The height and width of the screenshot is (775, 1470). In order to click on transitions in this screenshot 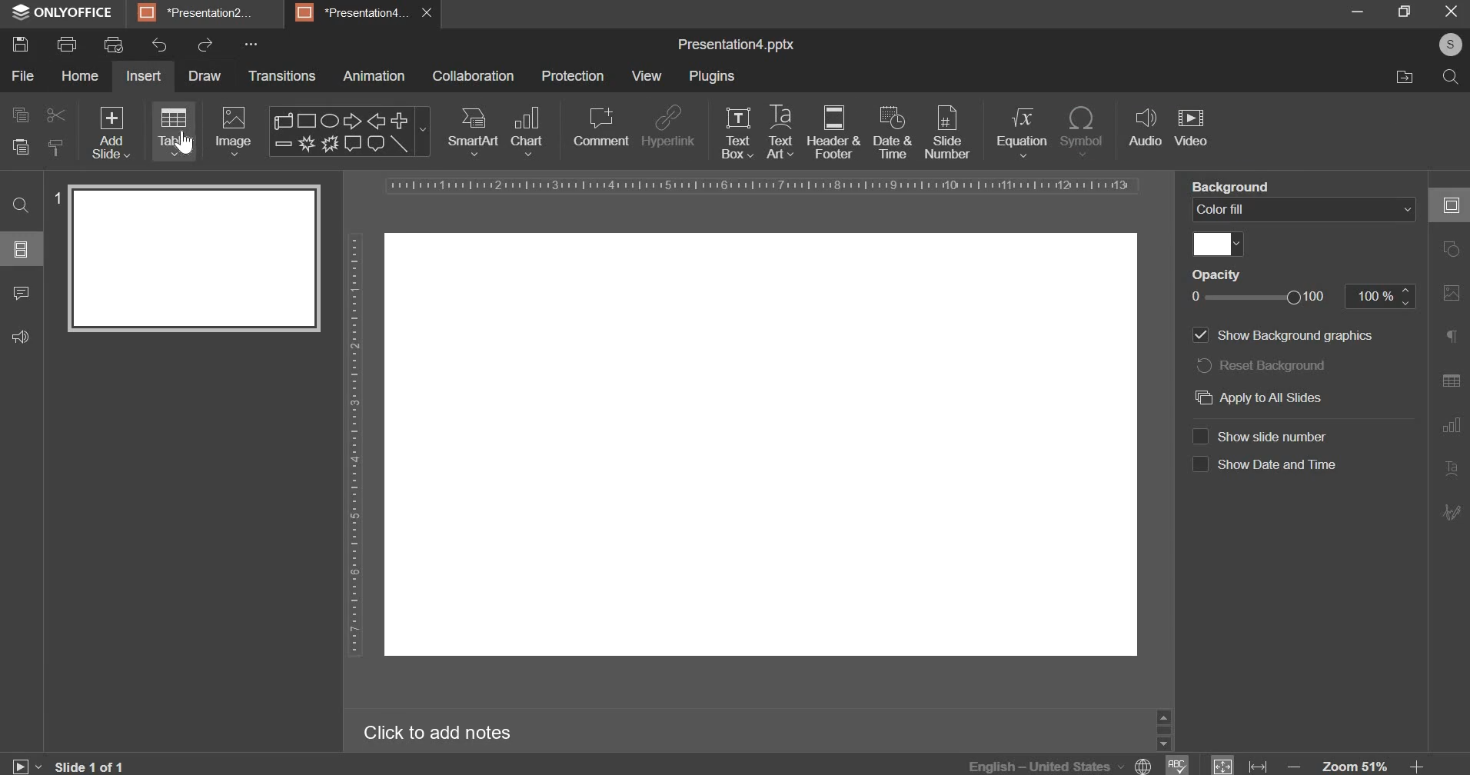, I will do `click(282, 76)`.